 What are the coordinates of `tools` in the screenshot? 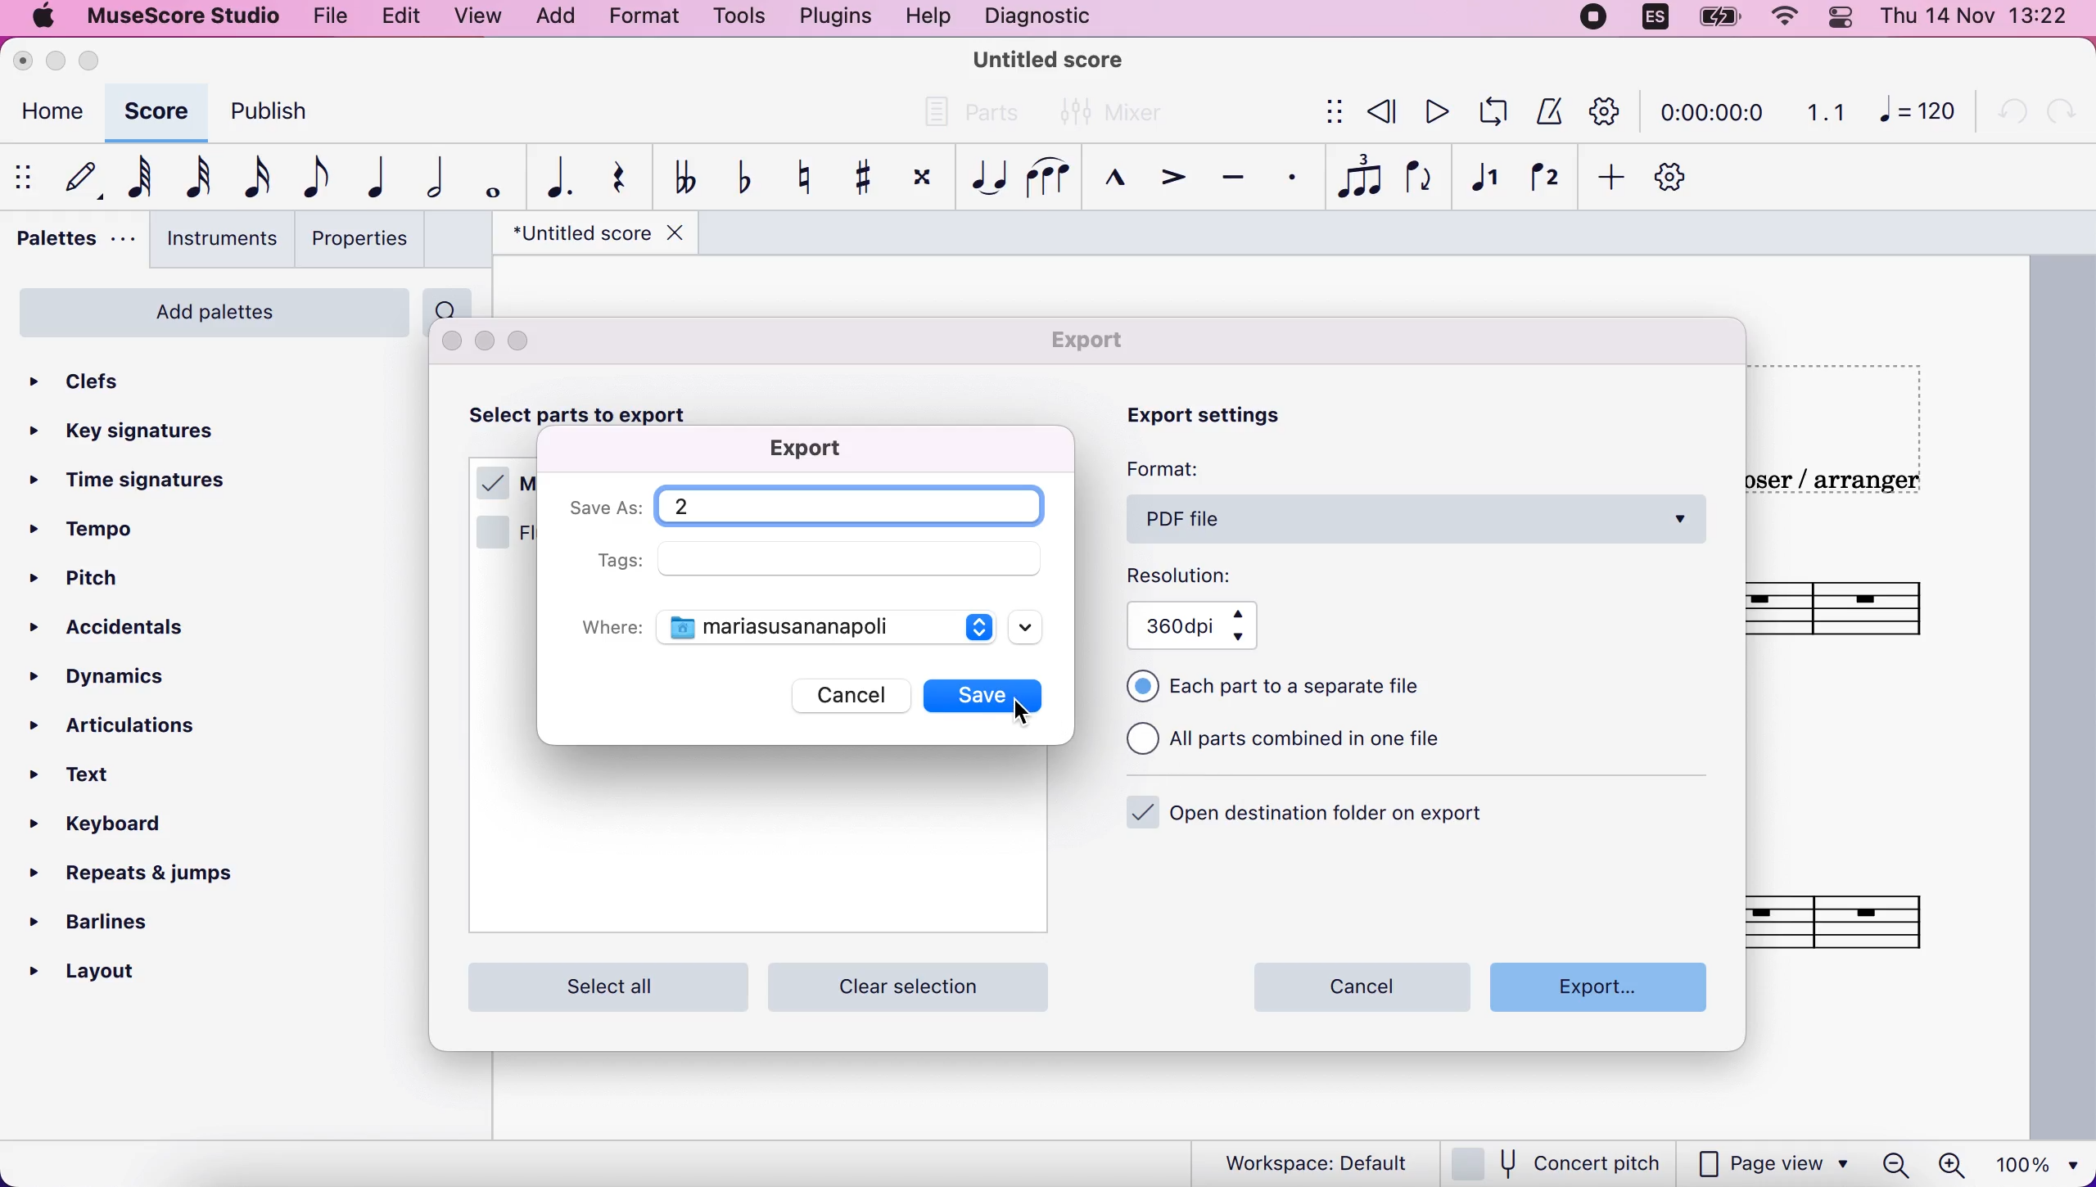 It's located at (732, 20).